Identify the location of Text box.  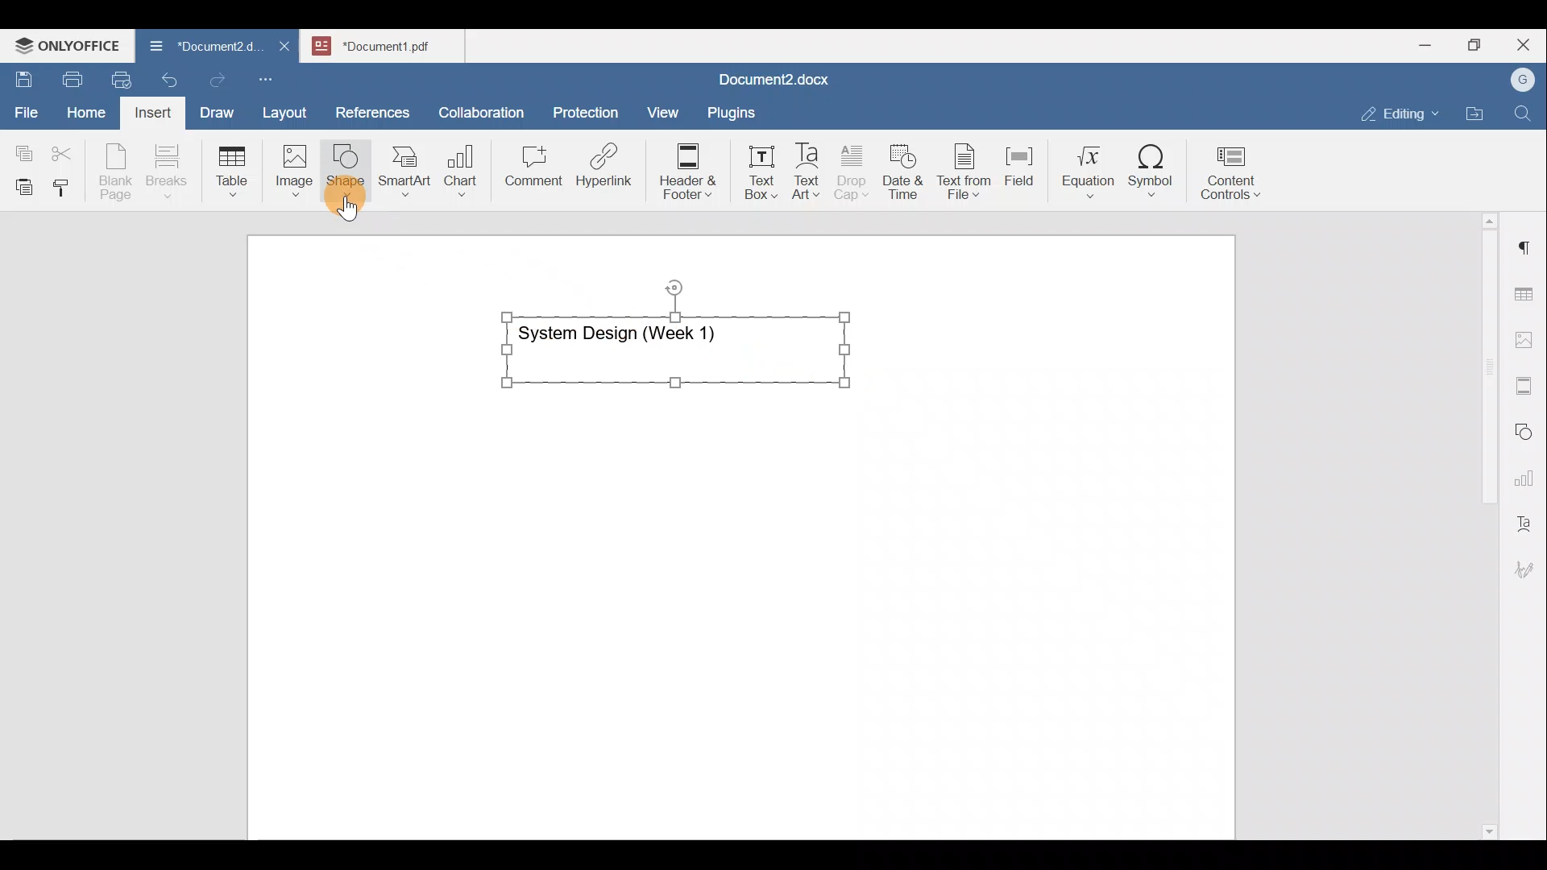
(750, 172).